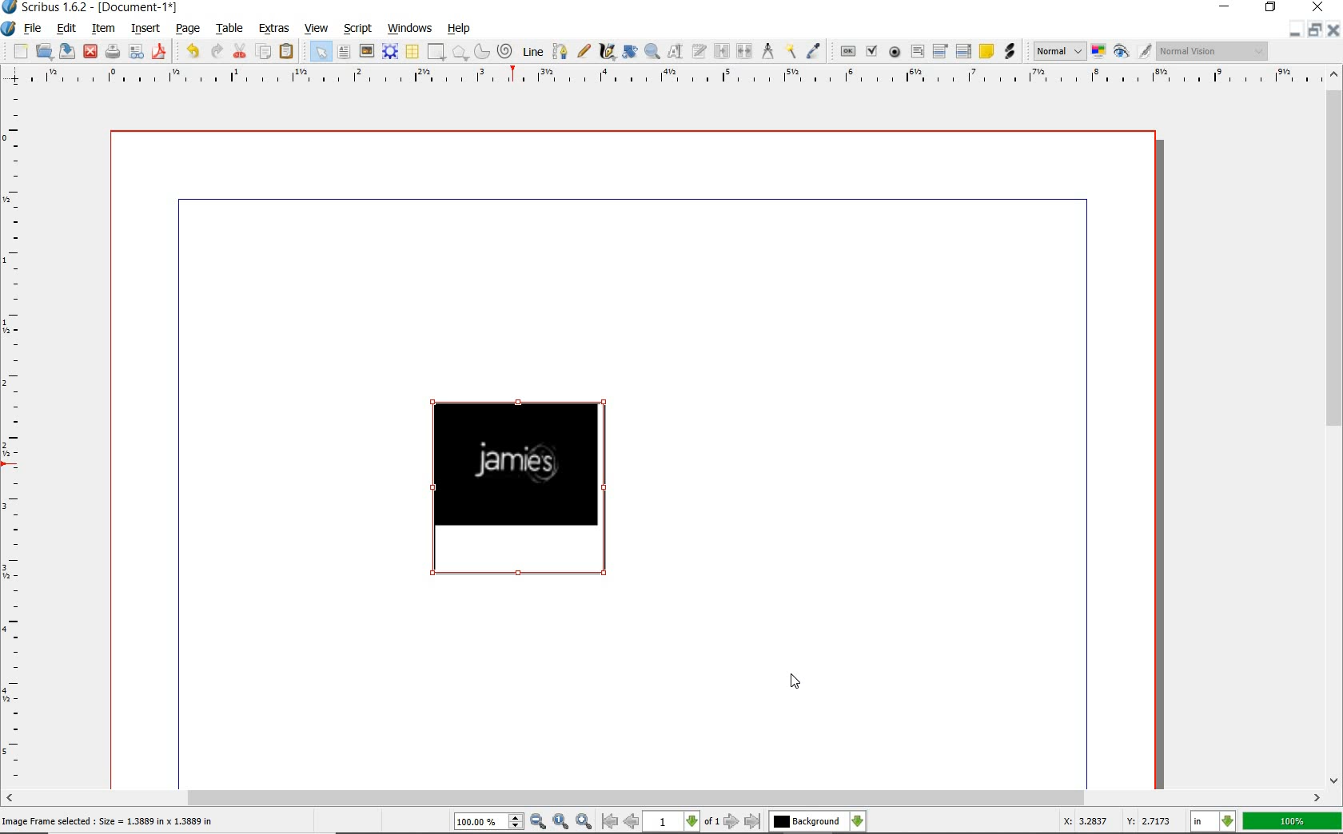 The width and height of the screenshot is (1343, 834). I want to click on RESTORE, so click(1271, 8).